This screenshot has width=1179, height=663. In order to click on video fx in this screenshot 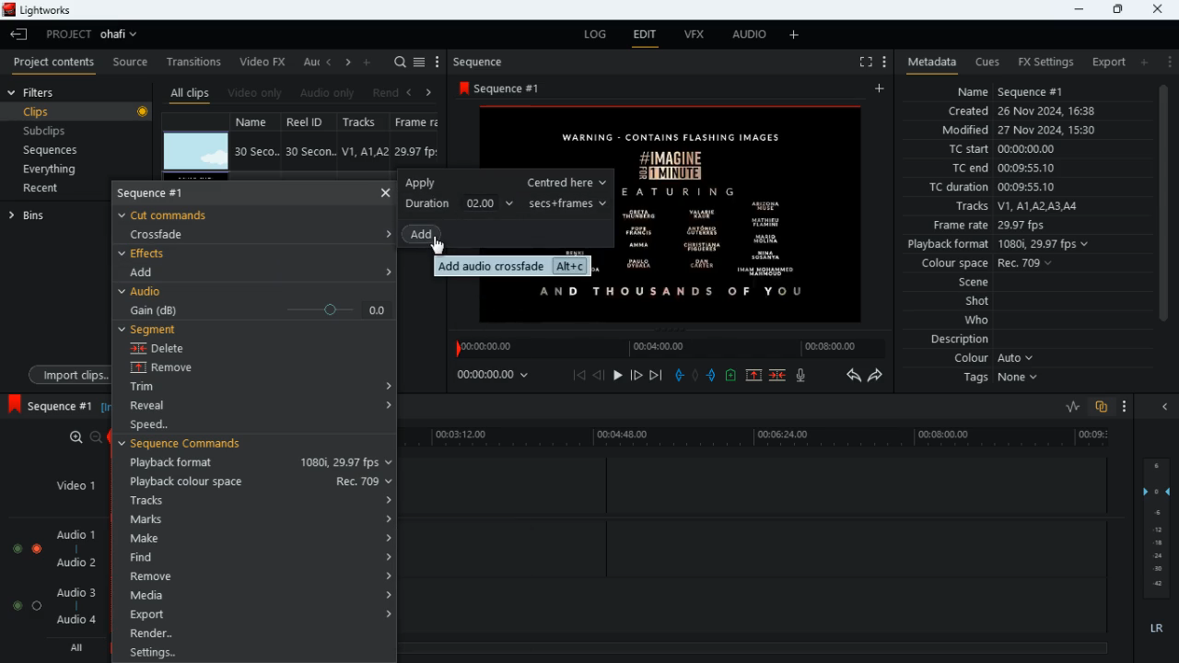, I will do `click(263, 63)`.